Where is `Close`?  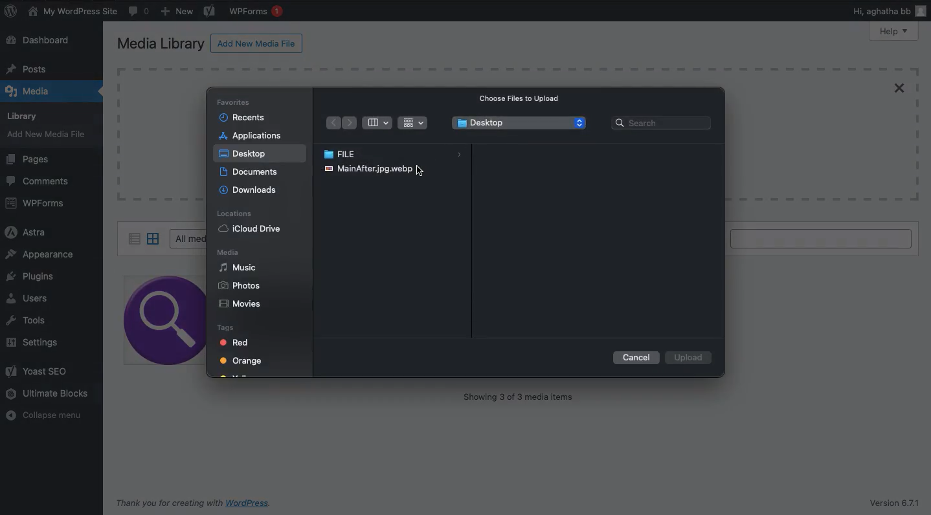 Close is located at coordinates (902, 88).